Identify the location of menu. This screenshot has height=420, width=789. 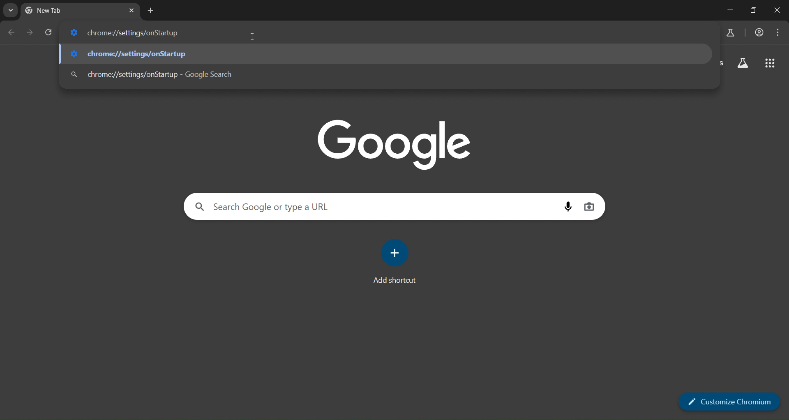
(776, 32).